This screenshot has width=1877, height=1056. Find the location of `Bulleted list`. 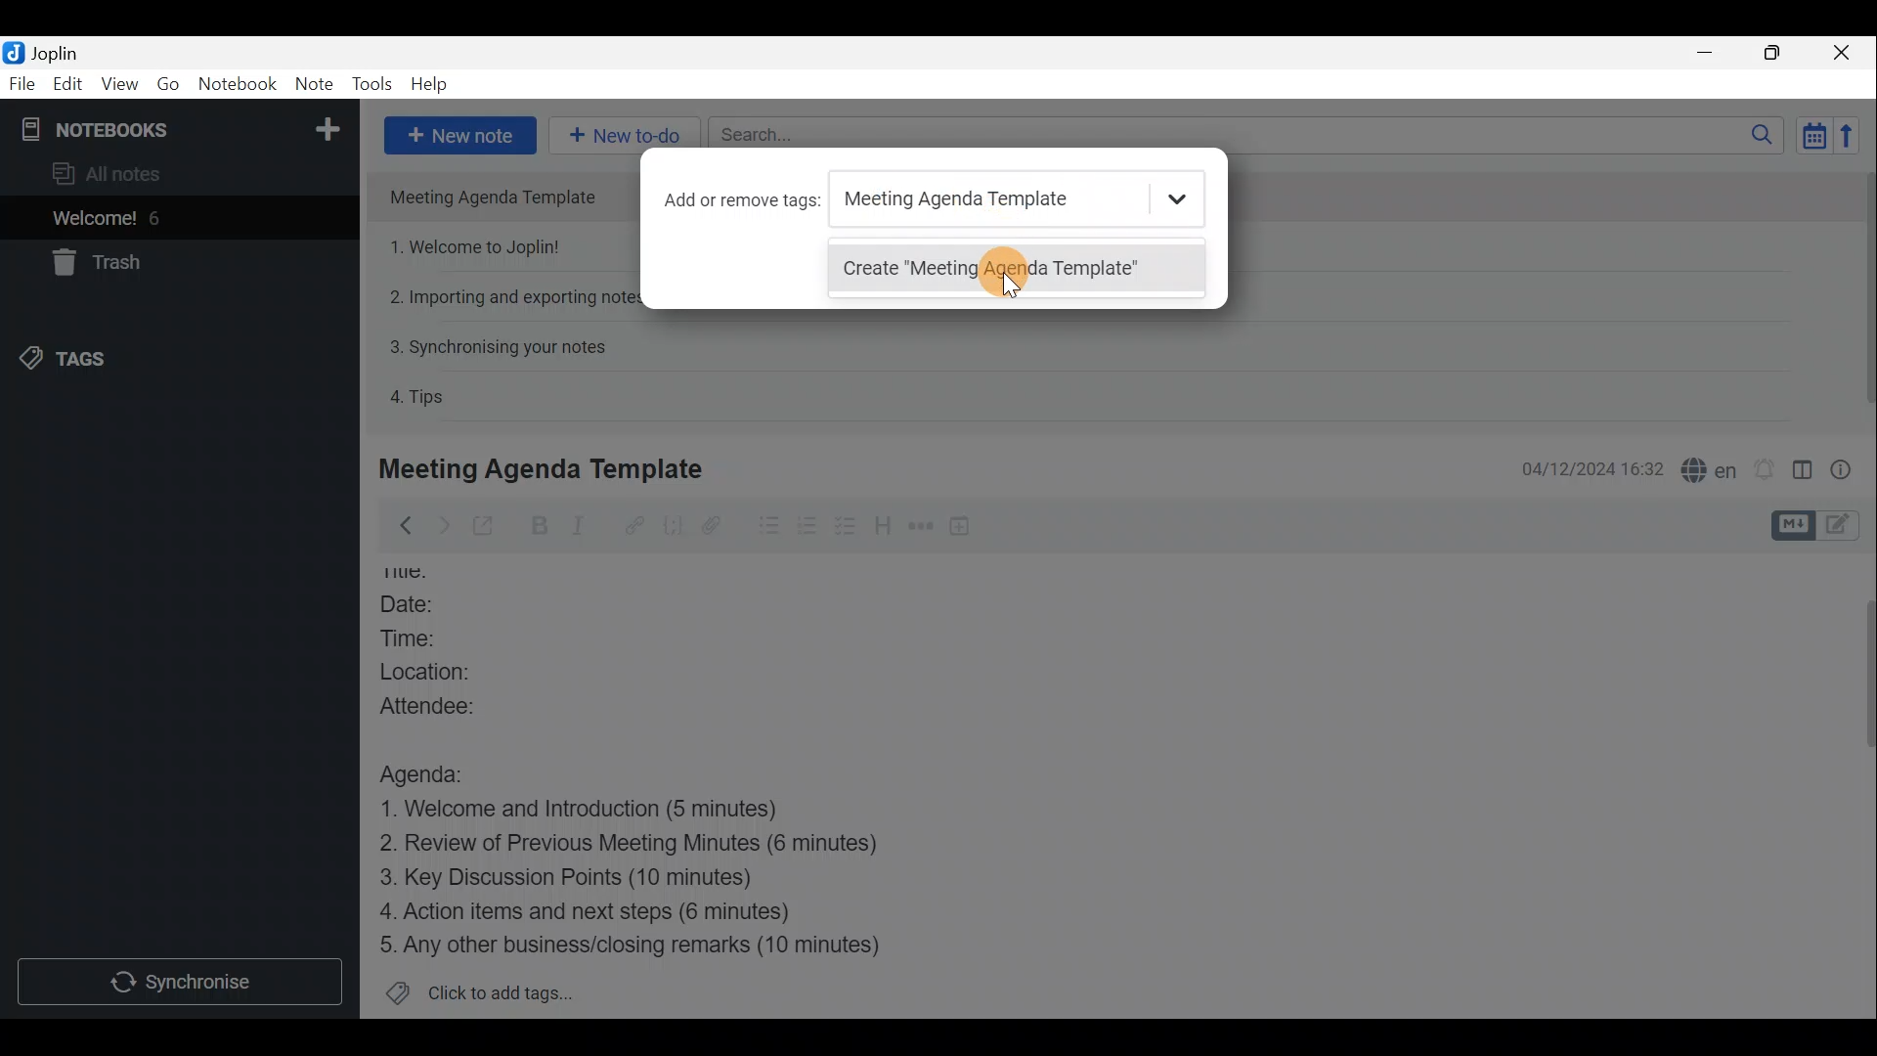

Bulleted list is located at coordinates (767, 526).